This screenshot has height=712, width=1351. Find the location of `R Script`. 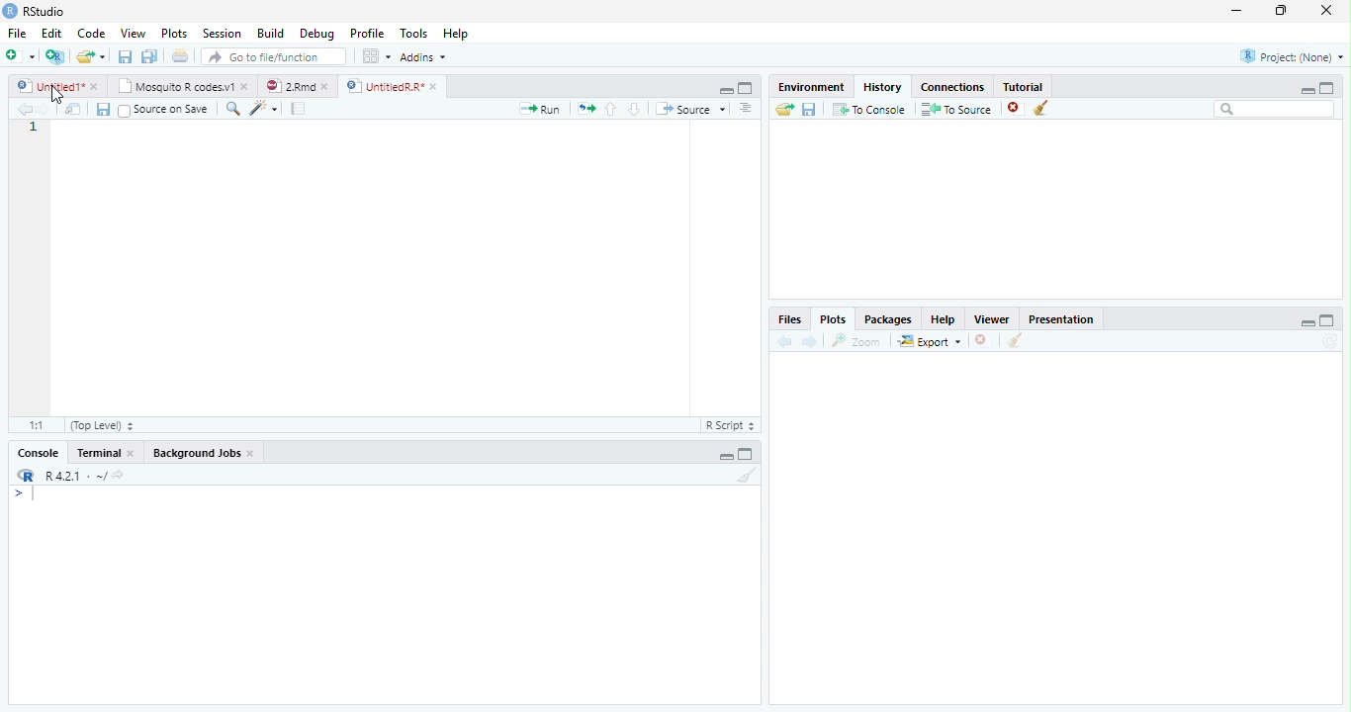

R Script is located at coordinates (733, 425).